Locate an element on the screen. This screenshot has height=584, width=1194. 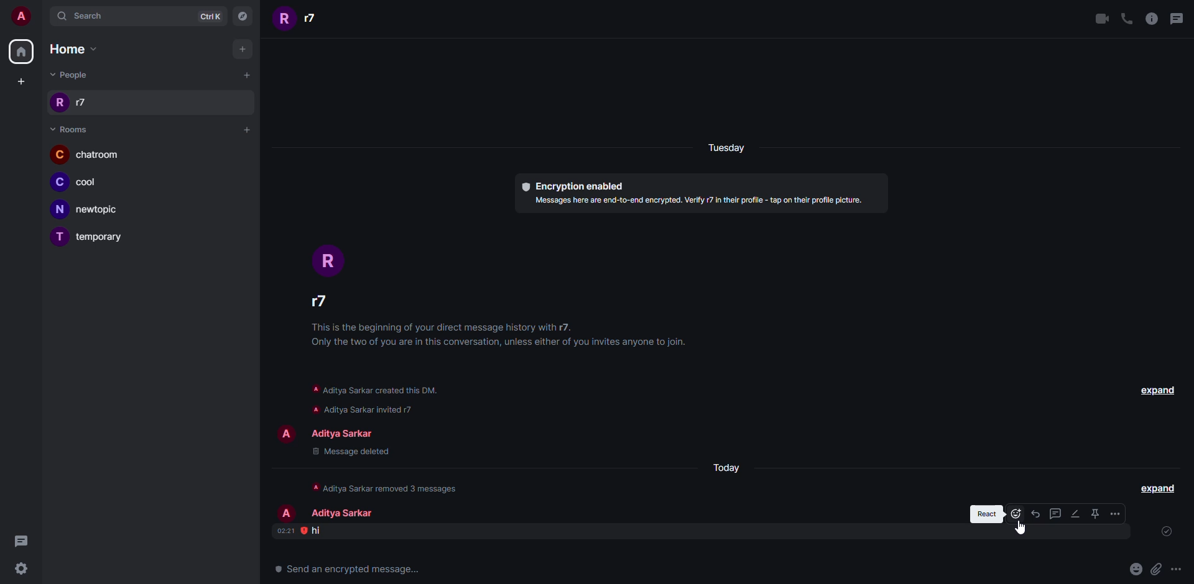
search is located at coordinates (85, 16).